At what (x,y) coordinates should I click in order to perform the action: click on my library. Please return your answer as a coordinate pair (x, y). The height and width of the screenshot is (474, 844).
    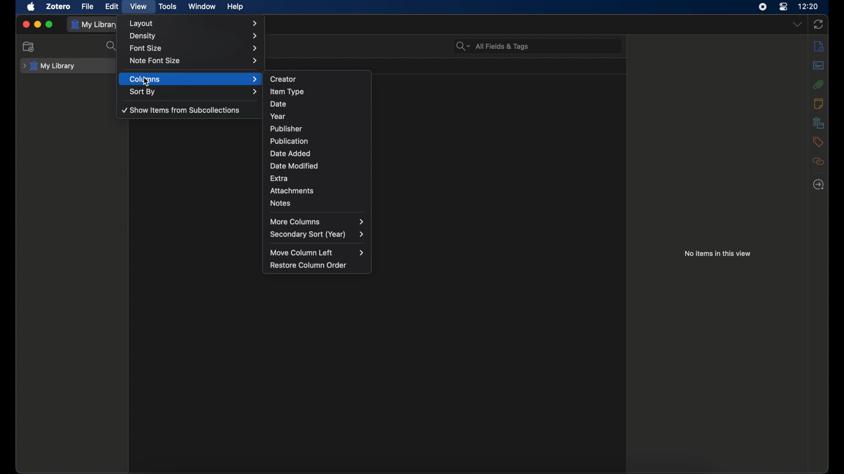
    Looking at the image, I should click on (48, 66).